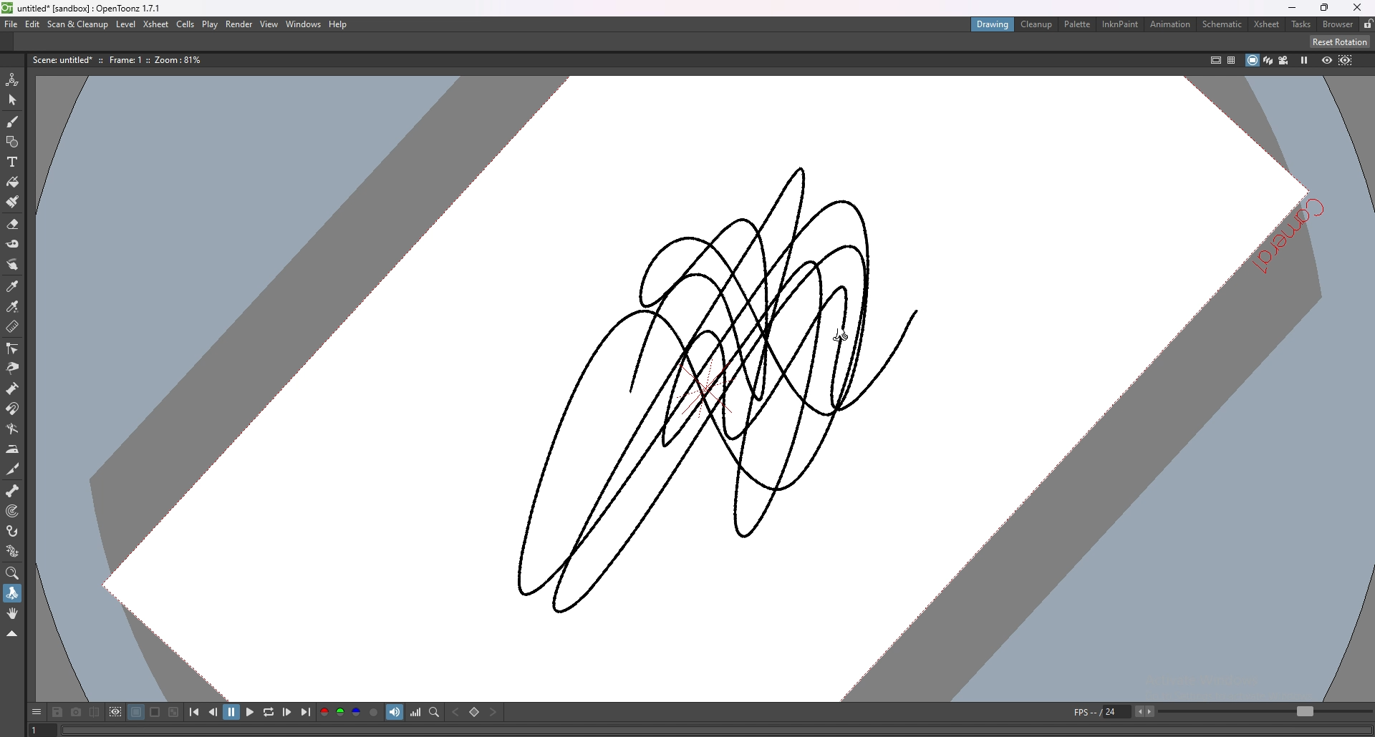  I want to click on iron, so click(12, 449).